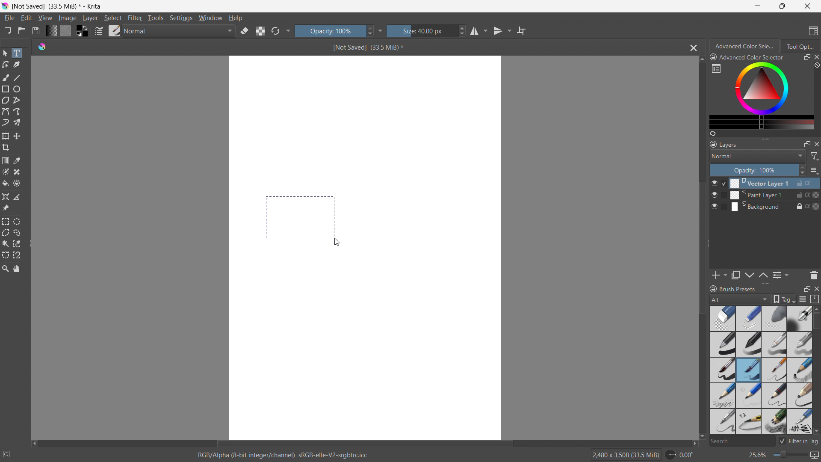 This screenshot has height=462, width=821. I want to click on clear all color history, so click(816, 65).